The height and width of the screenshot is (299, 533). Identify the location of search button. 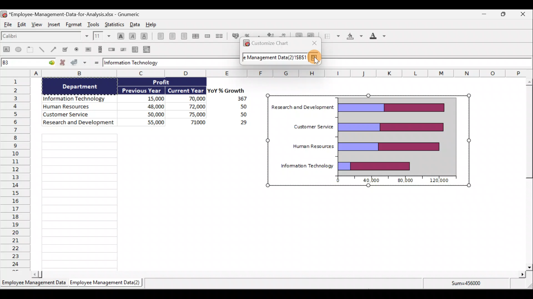
(313, 58).